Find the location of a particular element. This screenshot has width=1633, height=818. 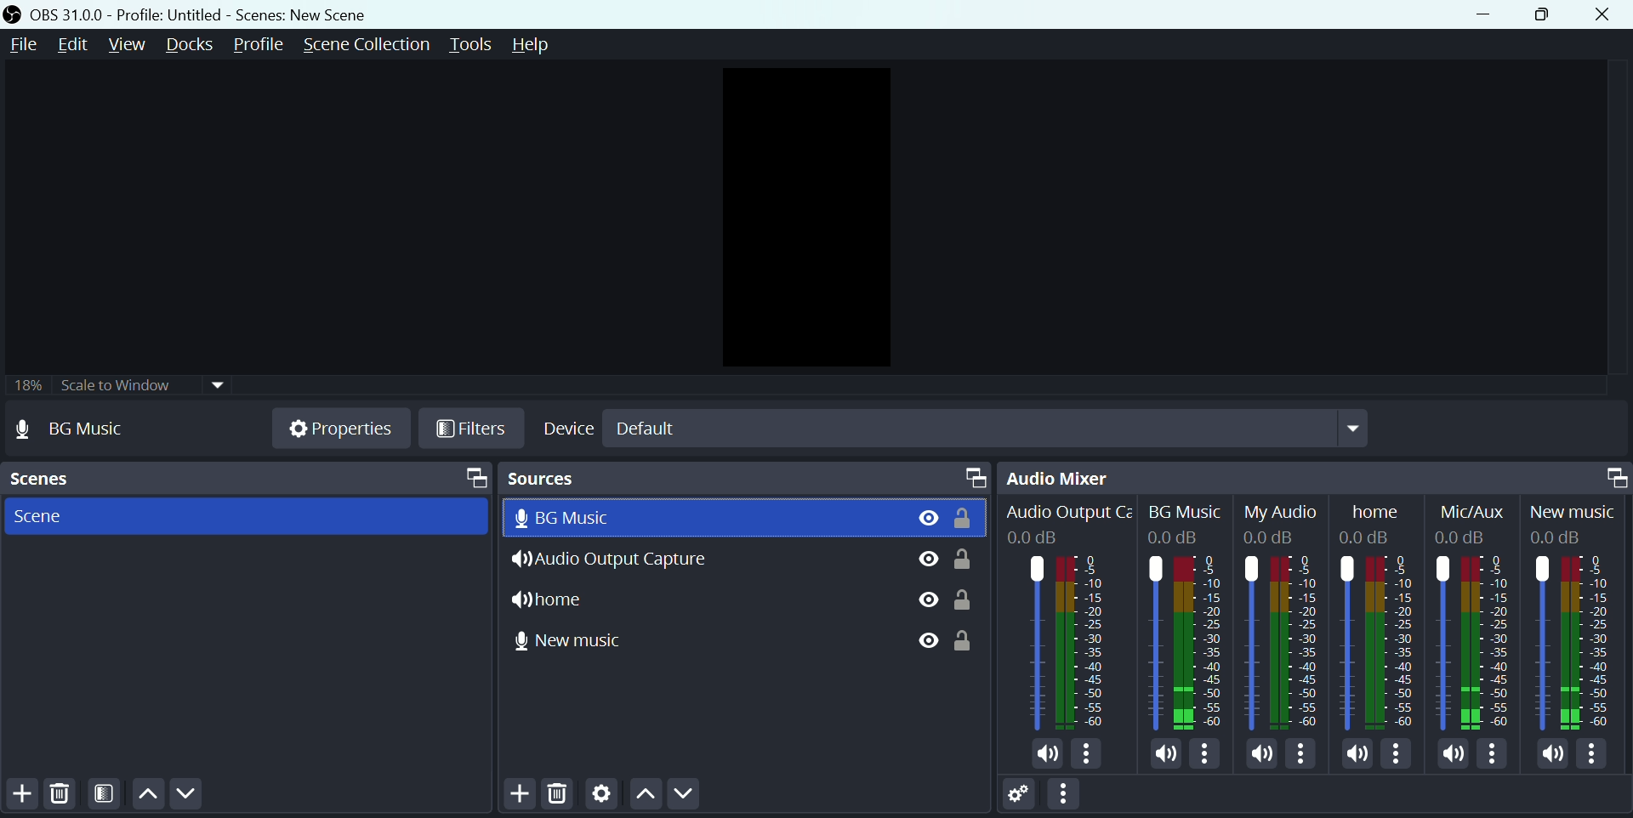

Audio Output is located at coordinates (1070, 616).